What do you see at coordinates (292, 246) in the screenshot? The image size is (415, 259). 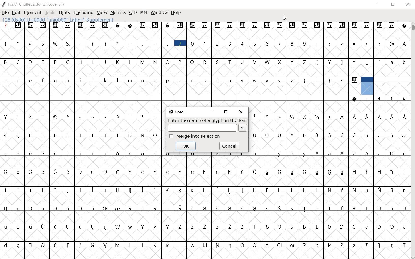 I see `Symbol` at bounding box center [292, 246].